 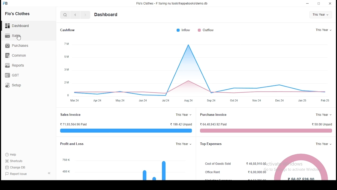 I want to click on 50.00 Unpaid, so click(x=322, y=124).